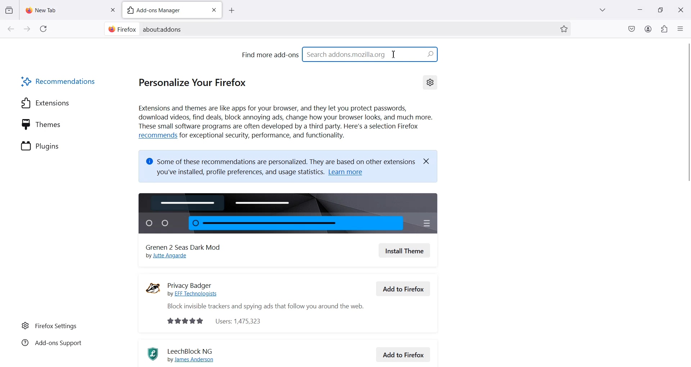 Image resolution: width=691 pixels, height=367 pixels. Describe the element at coordinates (214, 10) in the screenshot. I see `Close tab` at that location.